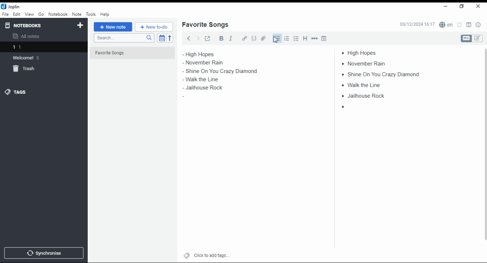  I want to click on trash, so click(28, 70).